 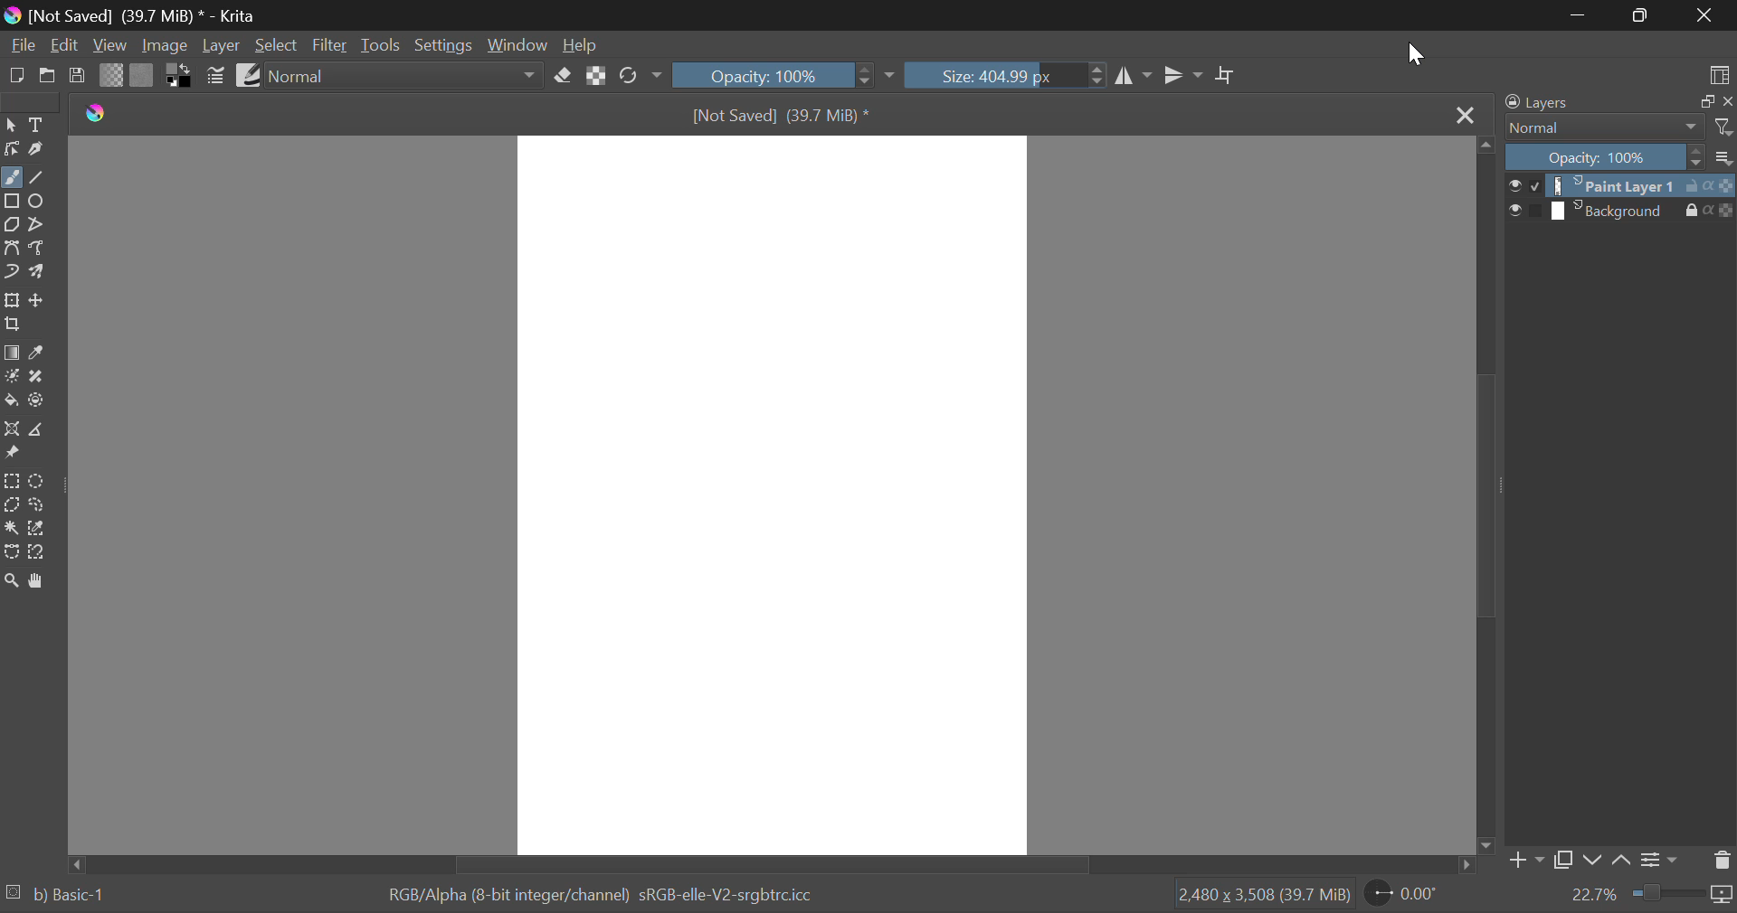 I want to click on Polyline, so click(x=40, y=224).